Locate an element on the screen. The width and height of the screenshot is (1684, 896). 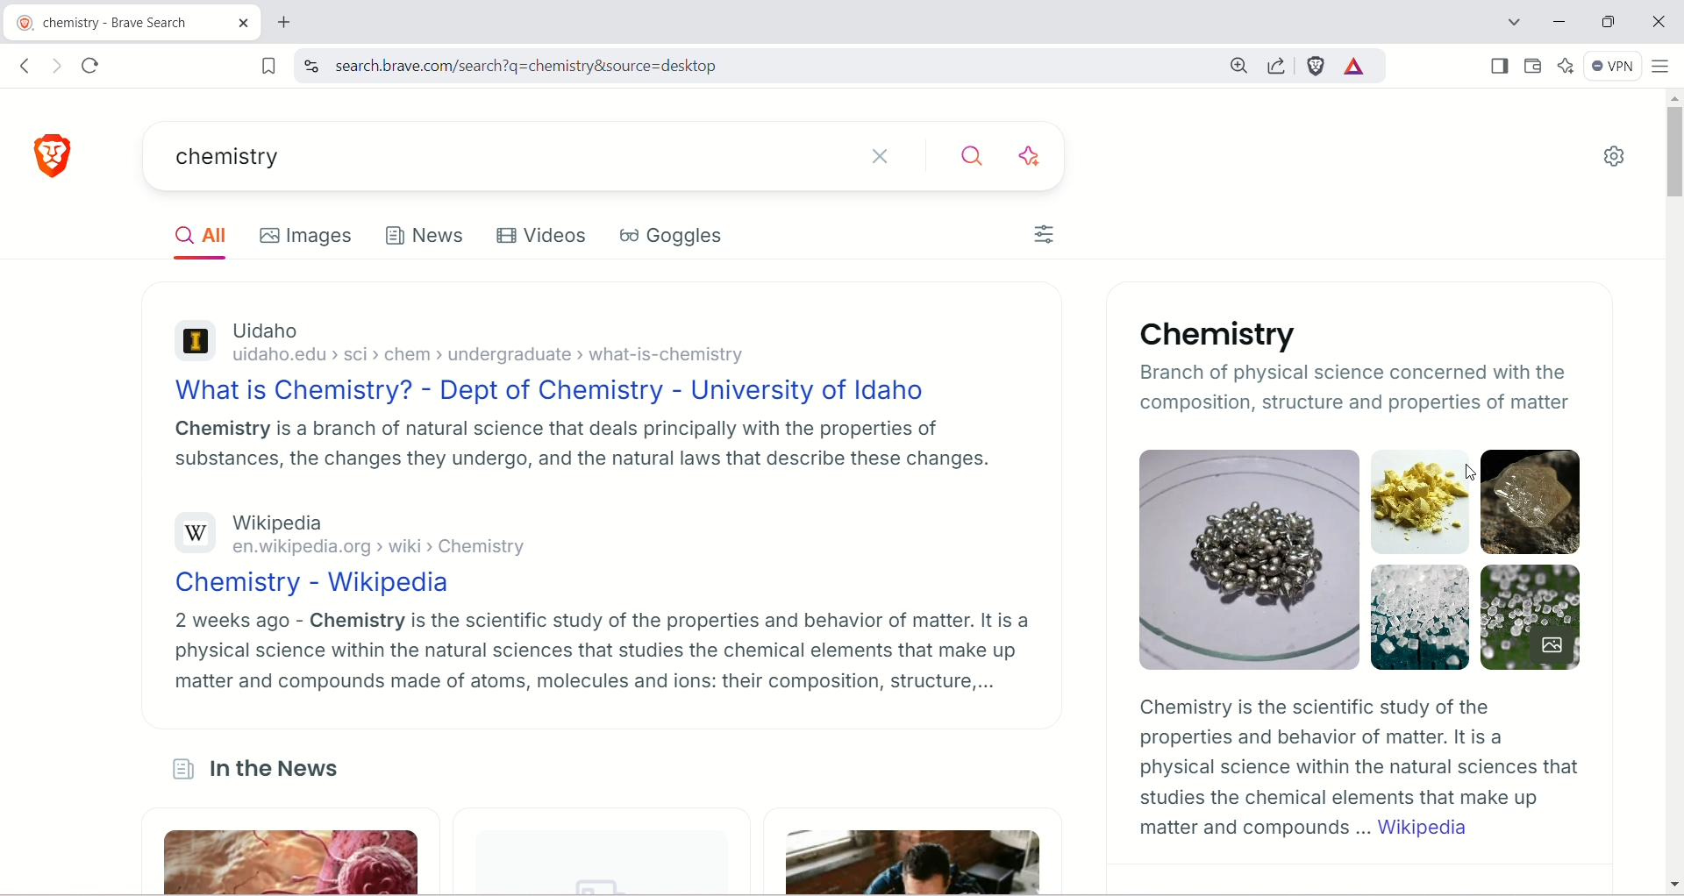
go forward is located at coordinates (60, 67).